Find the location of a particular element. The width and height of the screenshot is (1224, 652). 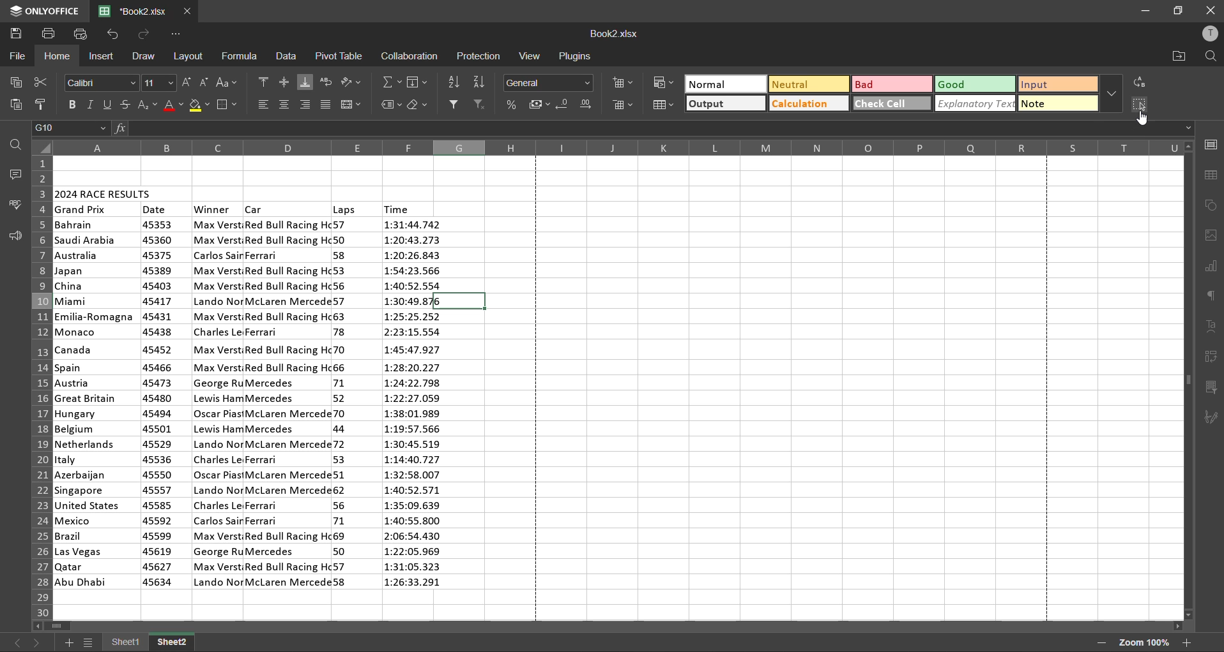

accounting is located at coordinates (540, 103).